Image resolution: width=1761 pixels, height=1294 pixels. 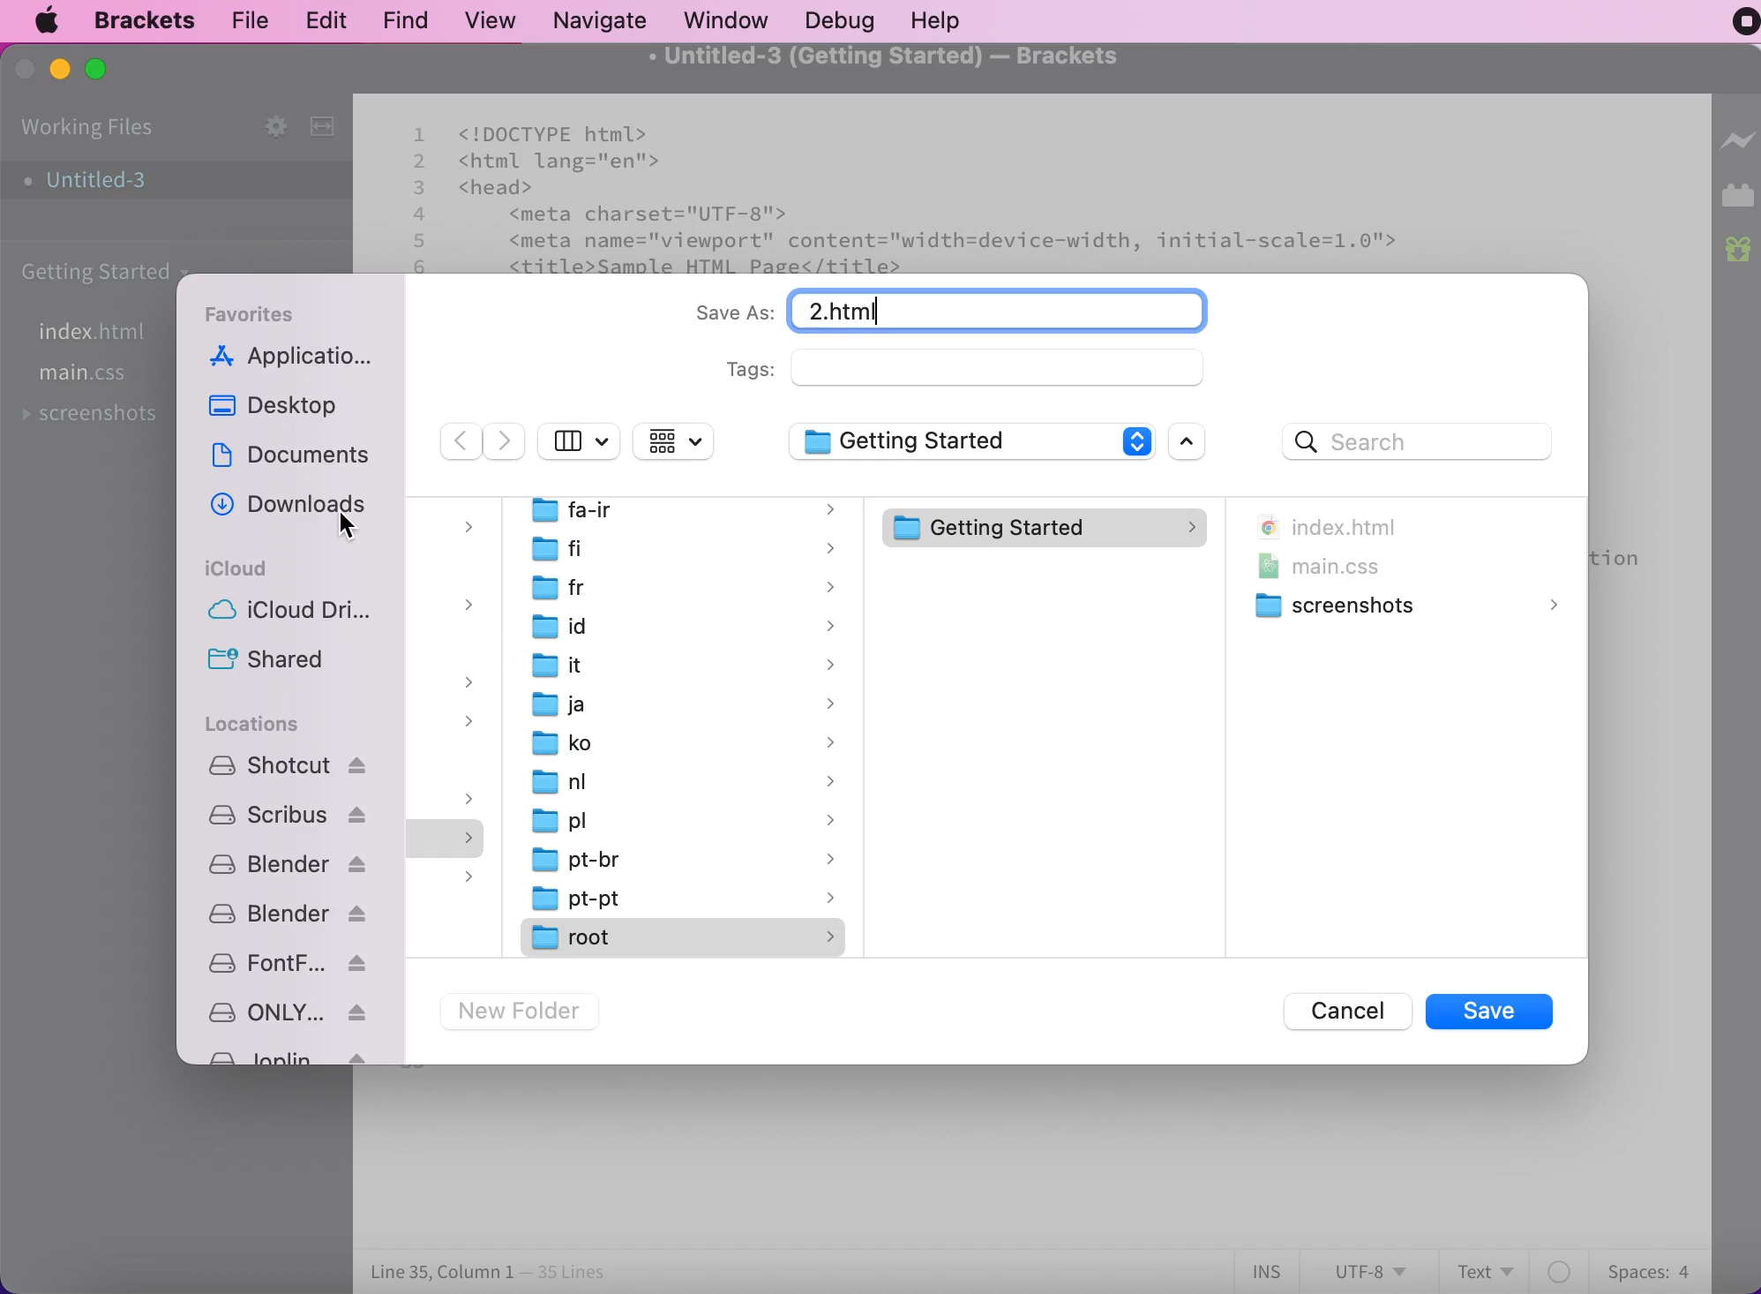 I want to click on untitled-3, so click(x=97, y=182).